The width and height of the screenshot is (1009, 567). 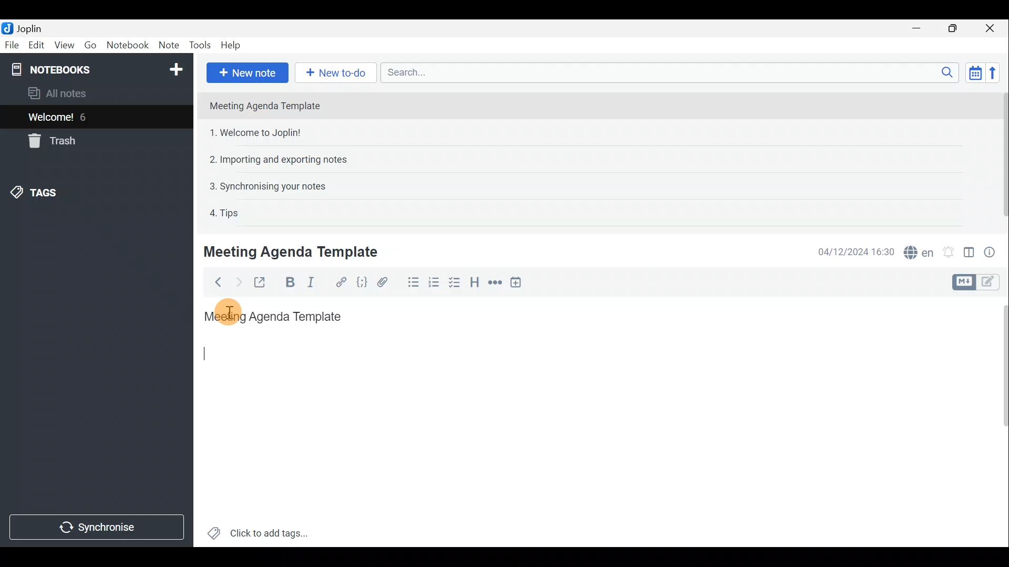 What do you see at coordinates (215, 284) in the screenshot?
I see `Back` at bounding box center [215, 284].